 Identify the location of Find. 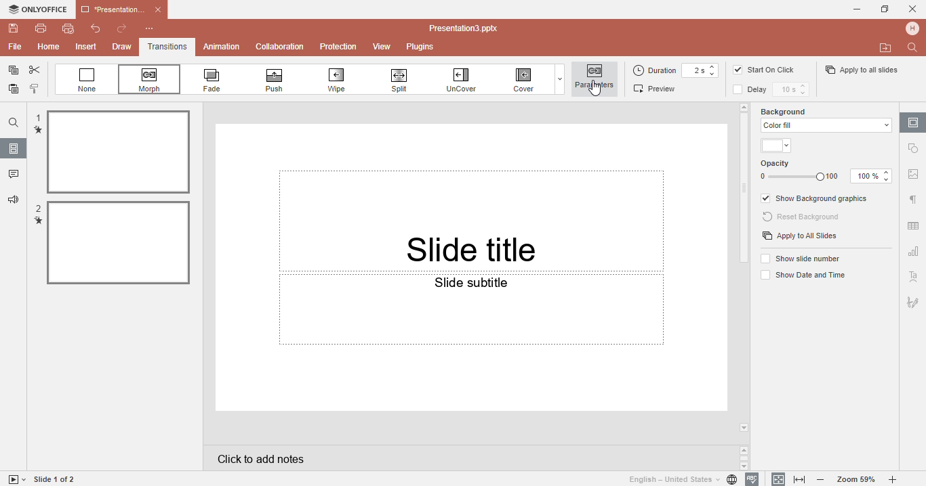
(914, 47).